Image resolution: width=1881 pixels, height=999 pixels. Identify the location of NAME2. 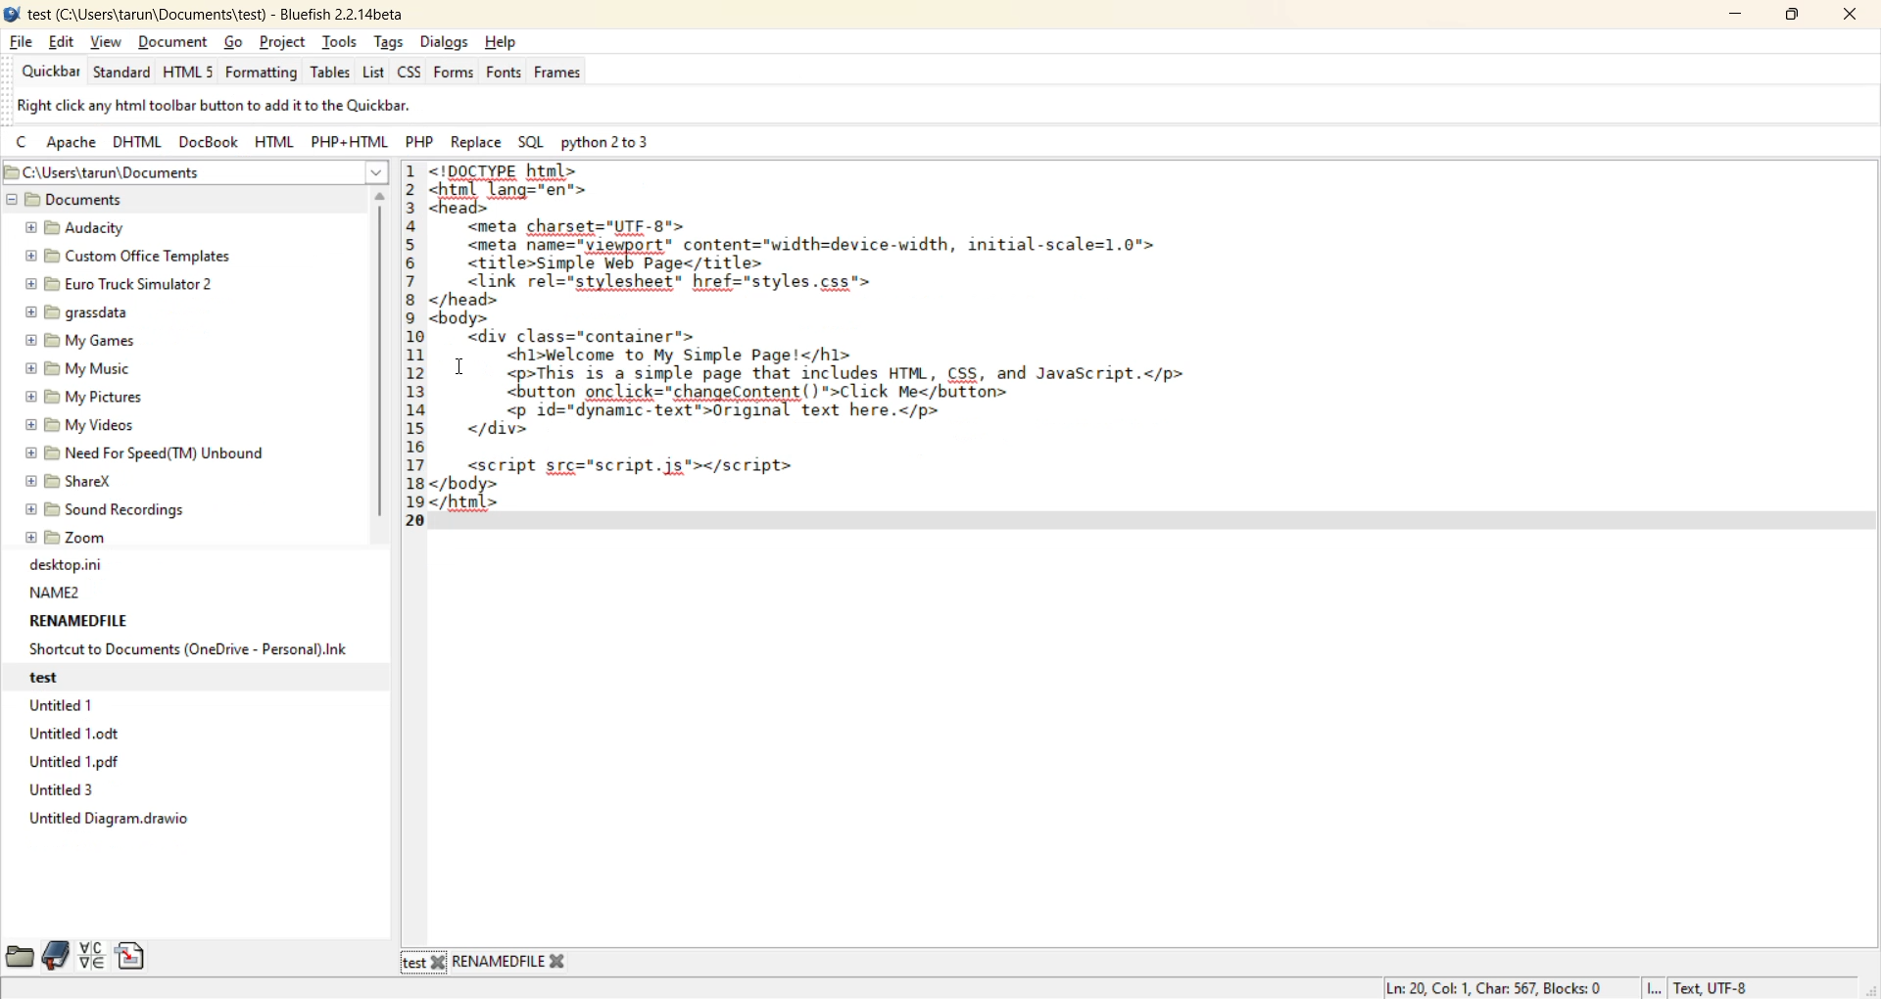
(64, 592).